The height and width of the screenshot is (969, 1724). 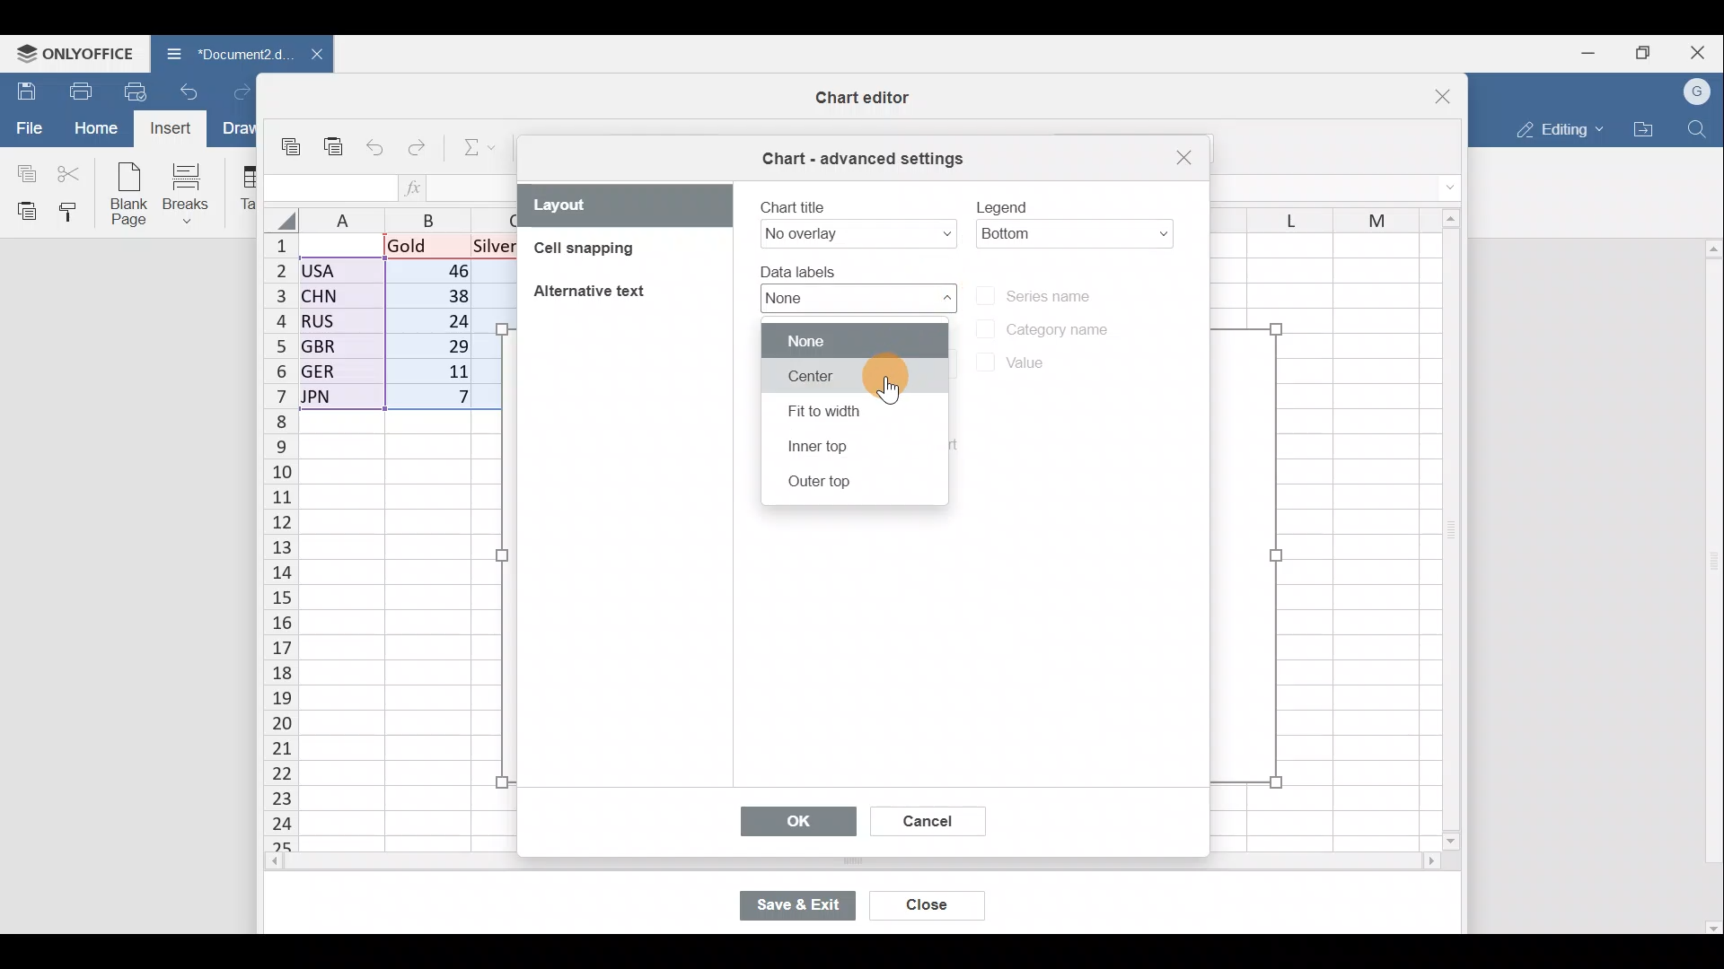 What do you see at coordinates (242, 188) in the screenshot?
I see `Table` at bounding box center [242, 188].